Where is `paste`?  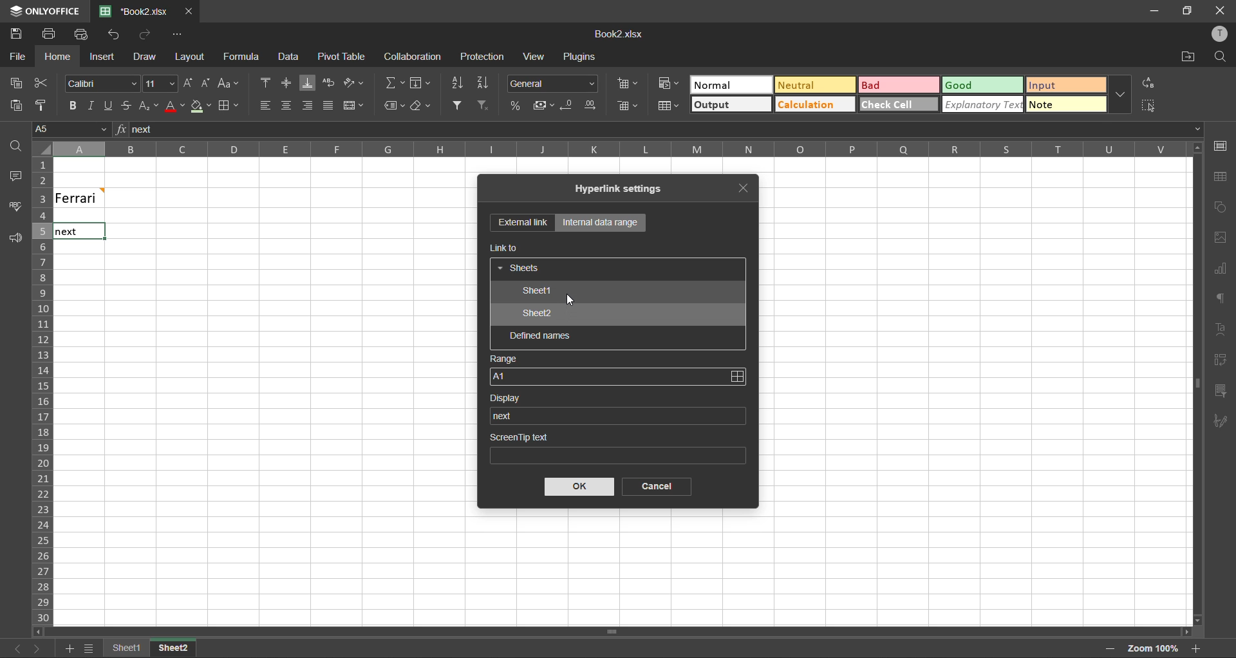 paste is located at coordinates (12, 104).